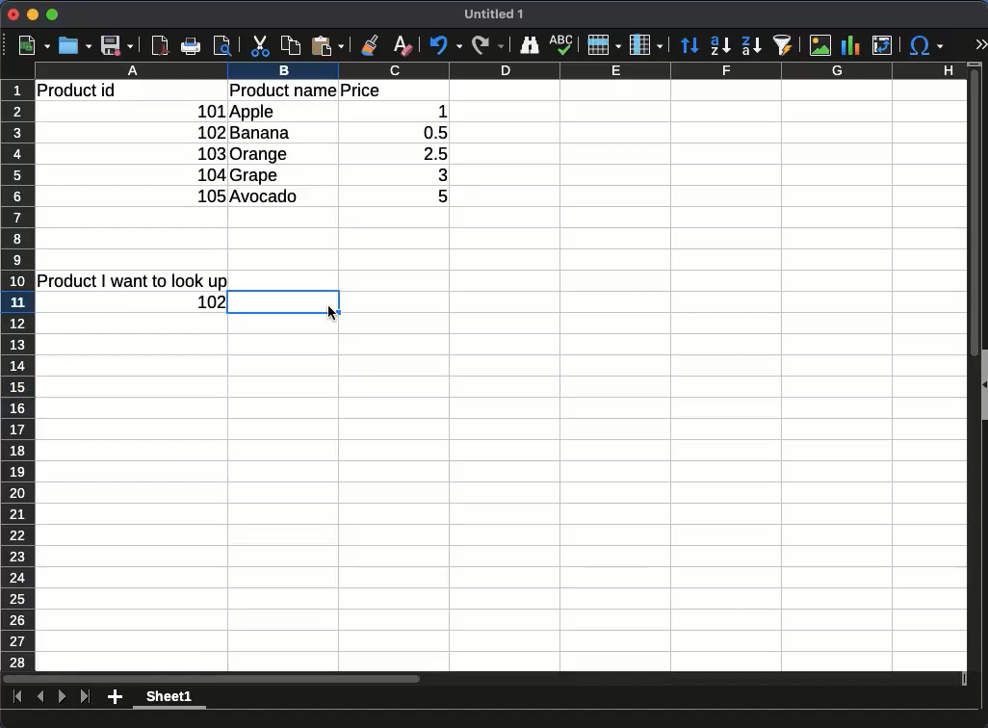 The width and height of the screenshot is (988, 728). Describe the element at coordinates (261, 155) in the screenshot. I see `orange` at that location.